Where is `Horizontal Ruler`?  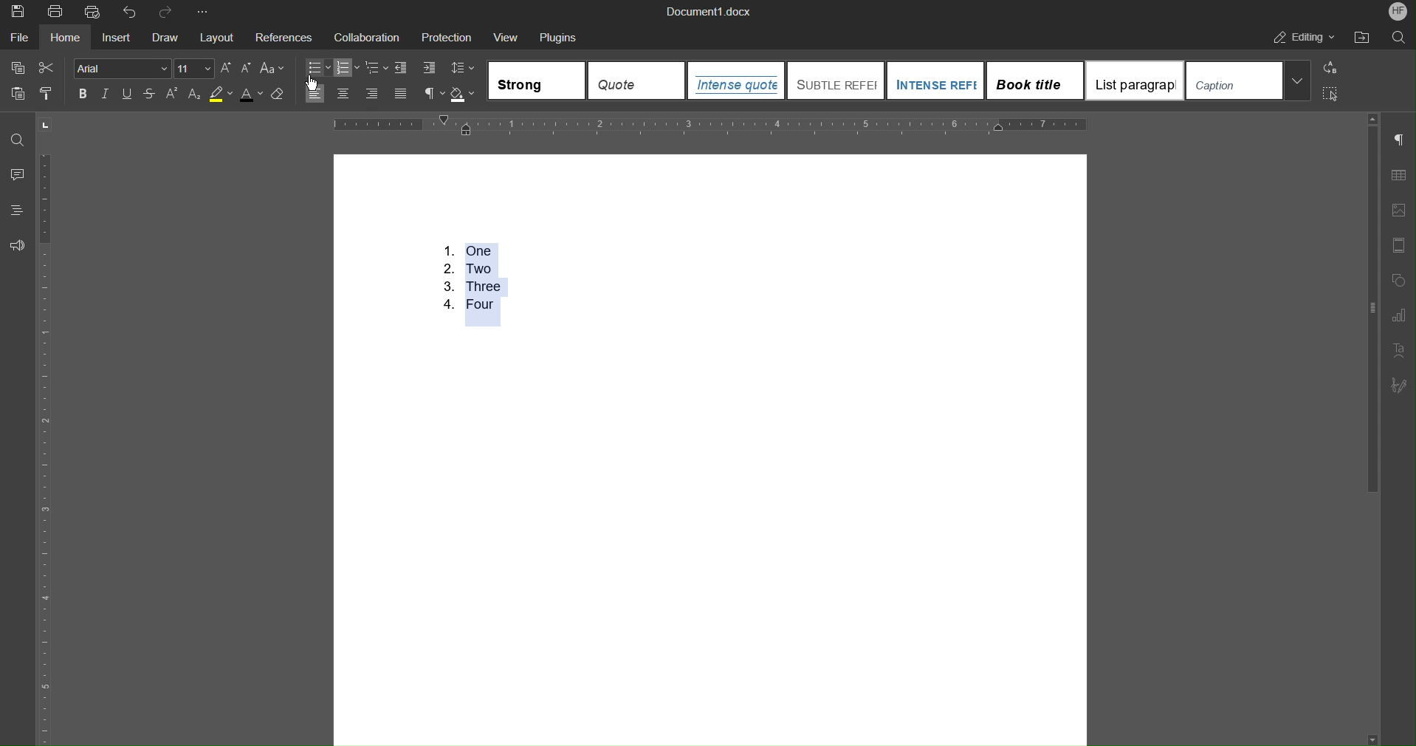
Horizontal Ruler is located at coordinates (711, 126).